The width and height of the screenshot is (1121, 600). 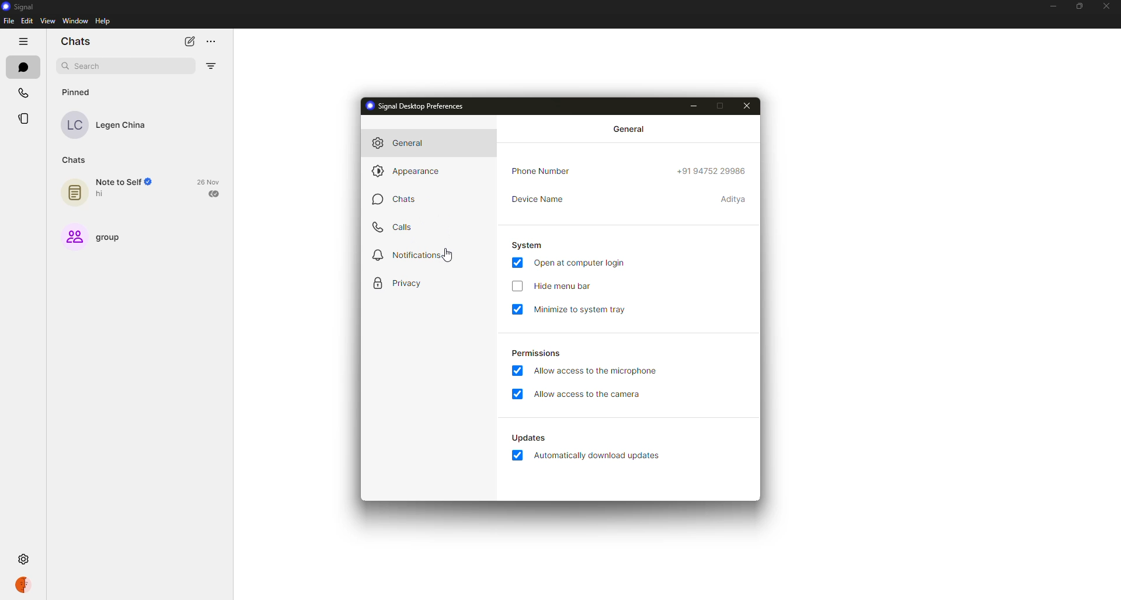 I want to click on phone number, so click(x=709, y=170).